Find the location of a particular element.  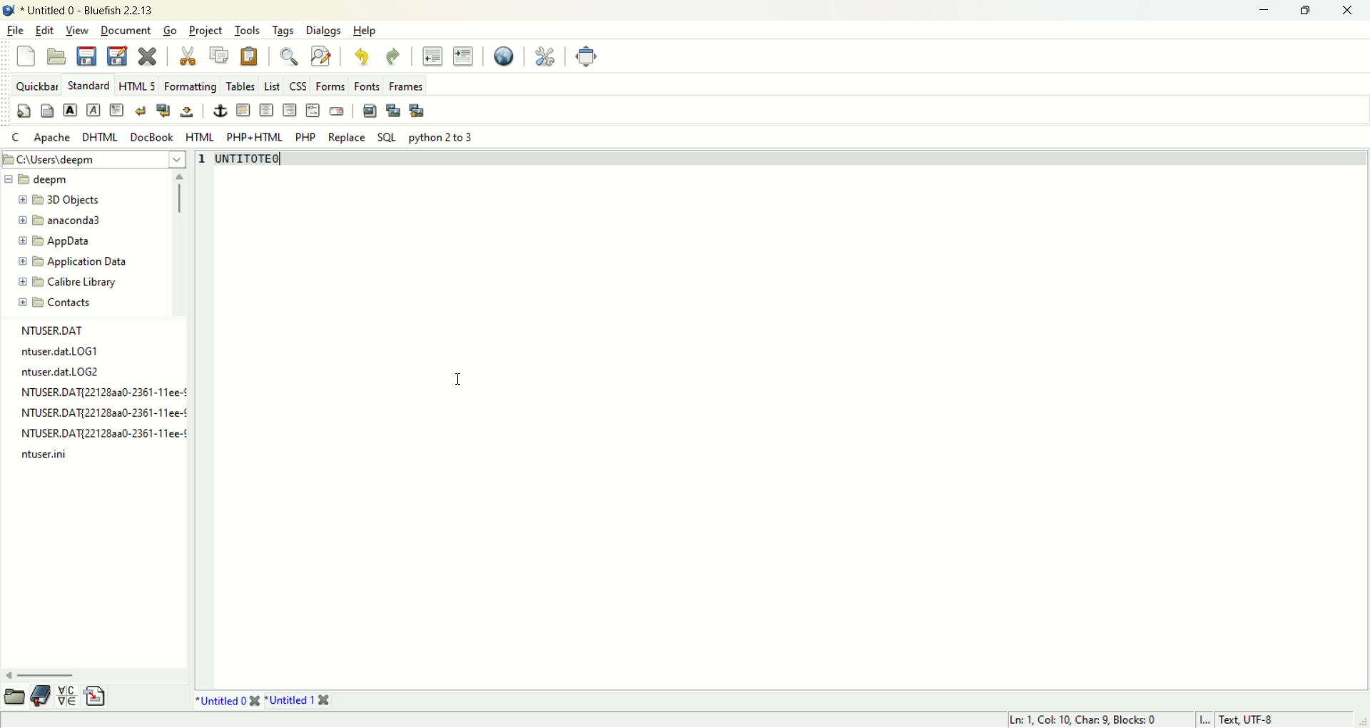

fullscreen is located at coordinates (586, 56).